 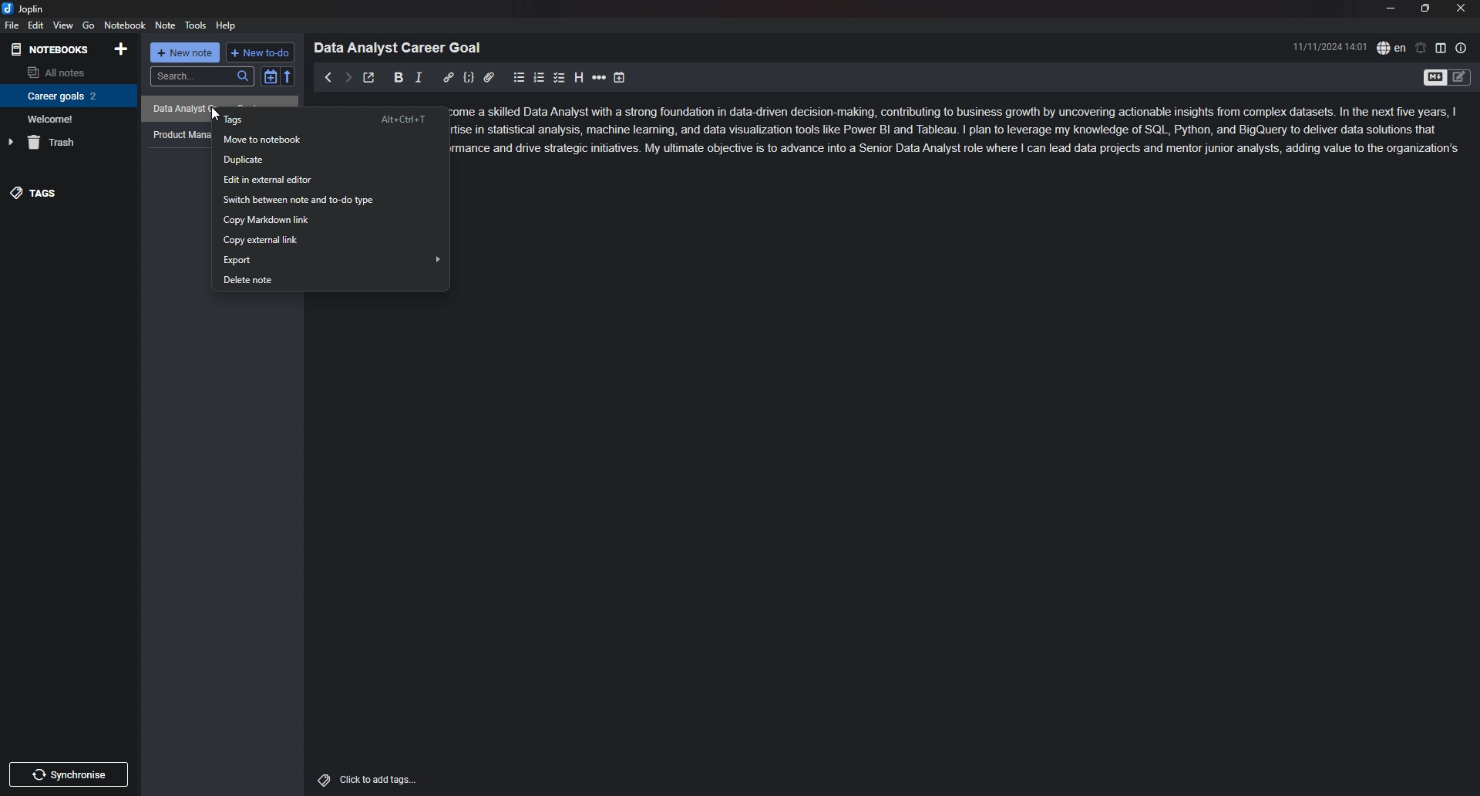 I want to click on ne a skilled Data Analyst with a strong foundation in data-driven decision-making, contributing to business growth by uncovering actionable insights from complex datasets. In the next five years, |
e in statistical analysis, machine learning, and data visualization tools like Power BI and Tableau. | plan to leverage my knowledge of SQL, Python, and BigQuery to deliver data solutions that
ance and drive strategic initiatives. My ultimate objective is to advance into a Senior Data Analyst role where | can lead data projects and mentor junior analysts, adding value to the organization's, so click(x=967, y=133).